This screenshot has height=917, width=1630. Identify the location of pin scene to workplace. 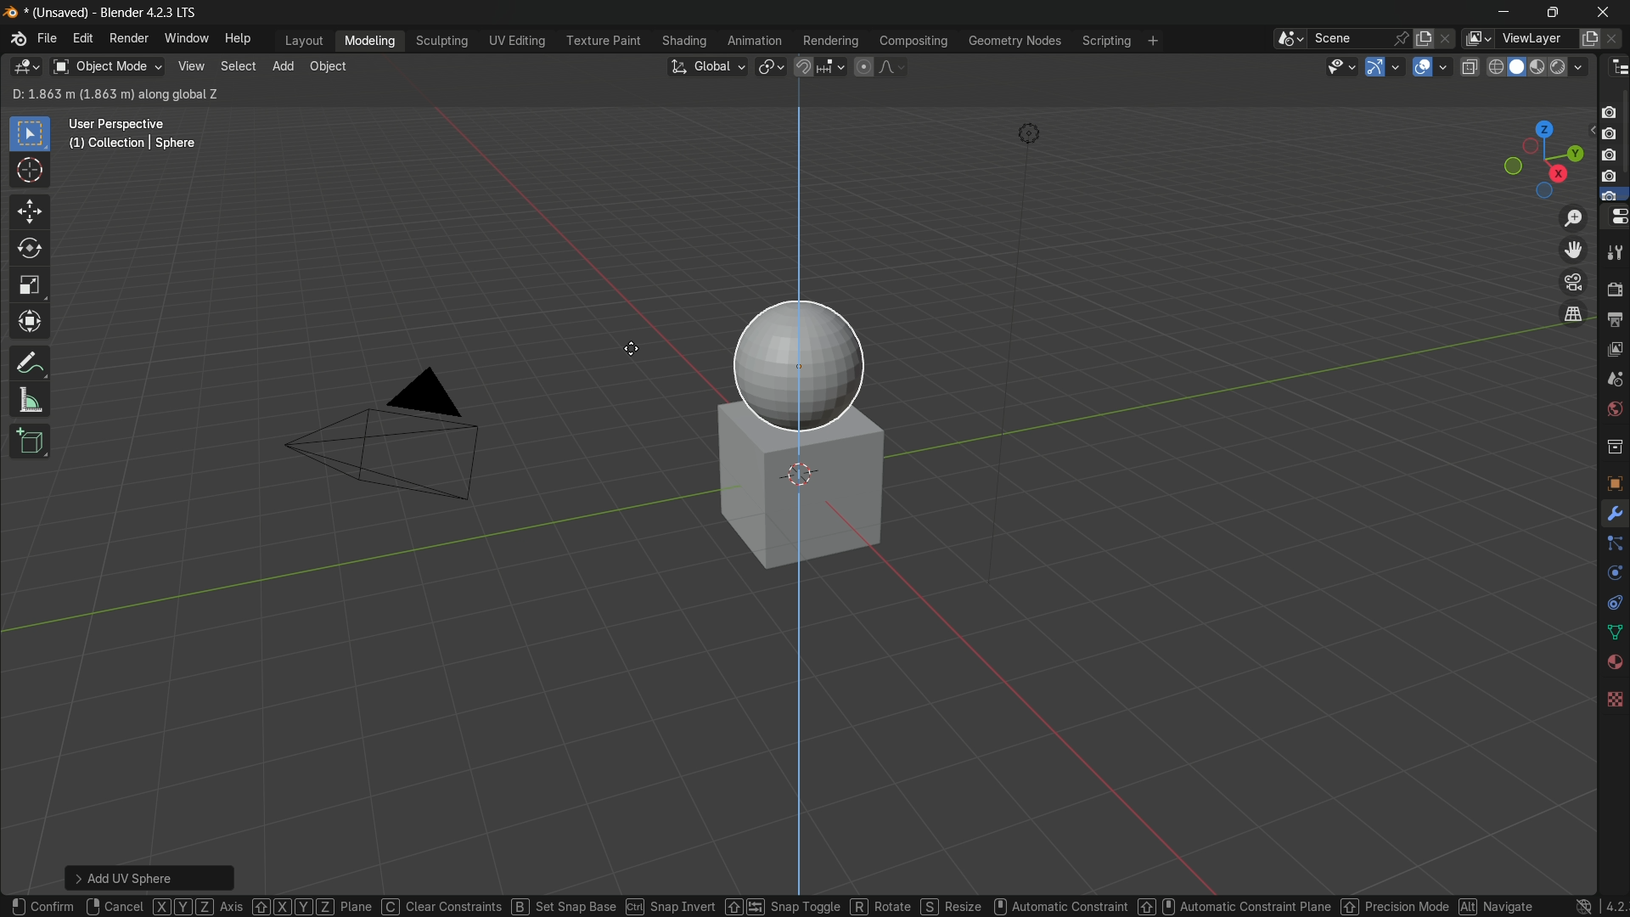
(1402, 39).